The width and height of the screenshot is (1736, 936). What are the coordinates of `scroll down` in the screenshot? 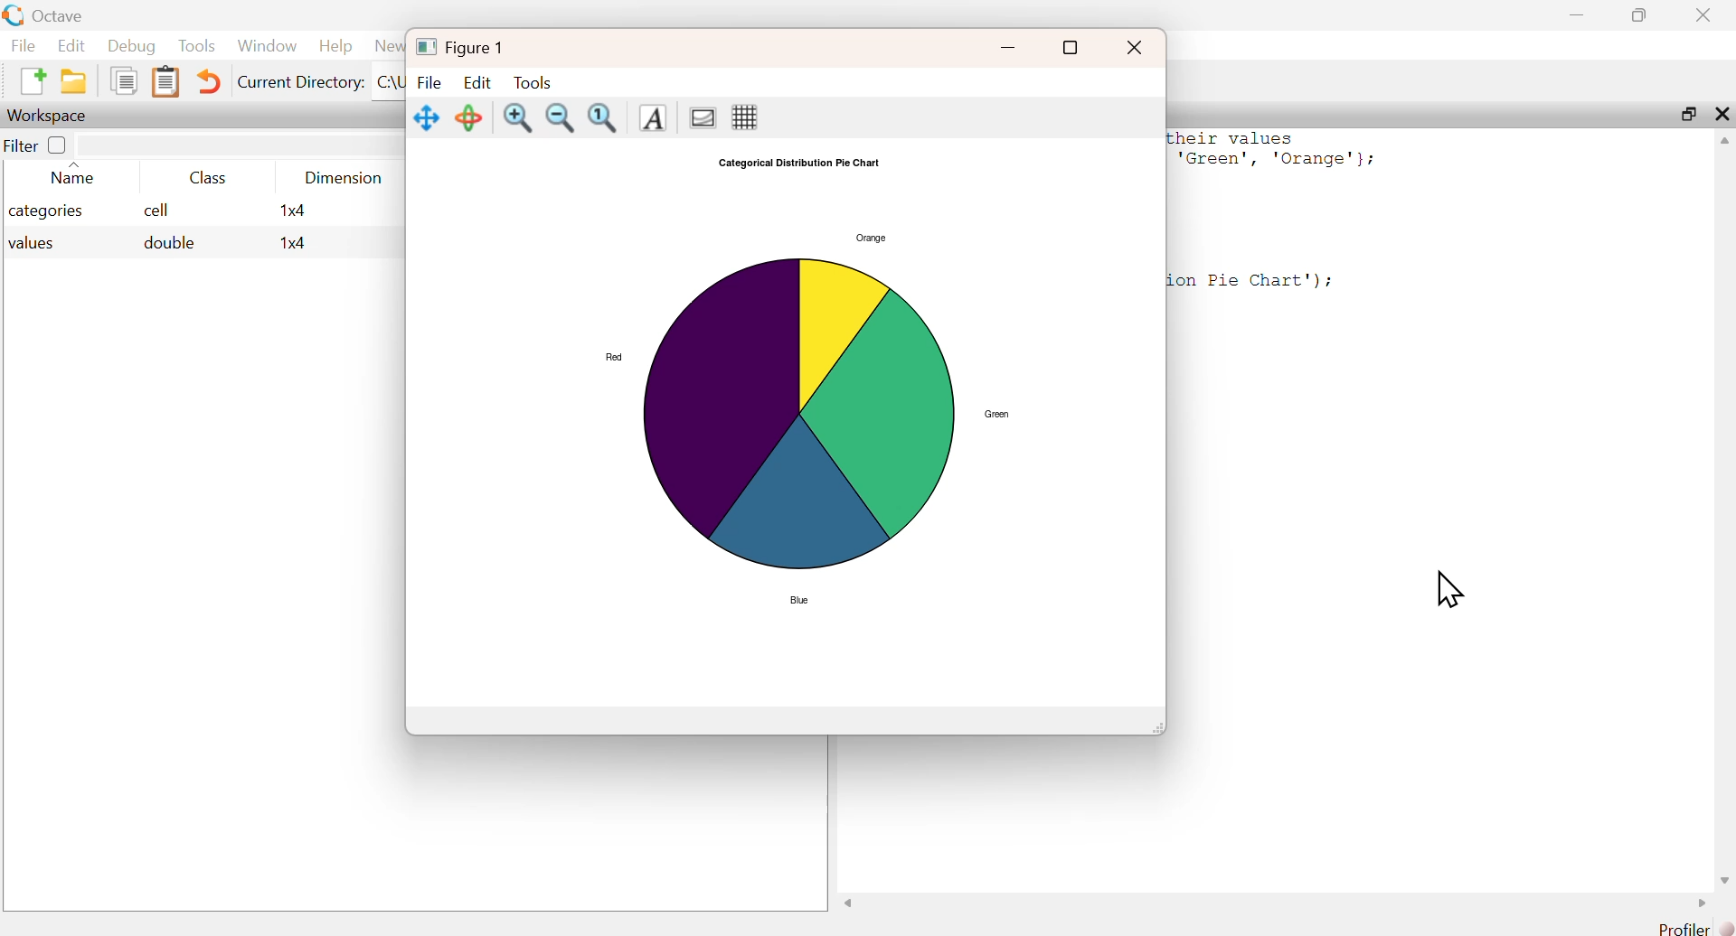 It's located at (1724, 880).